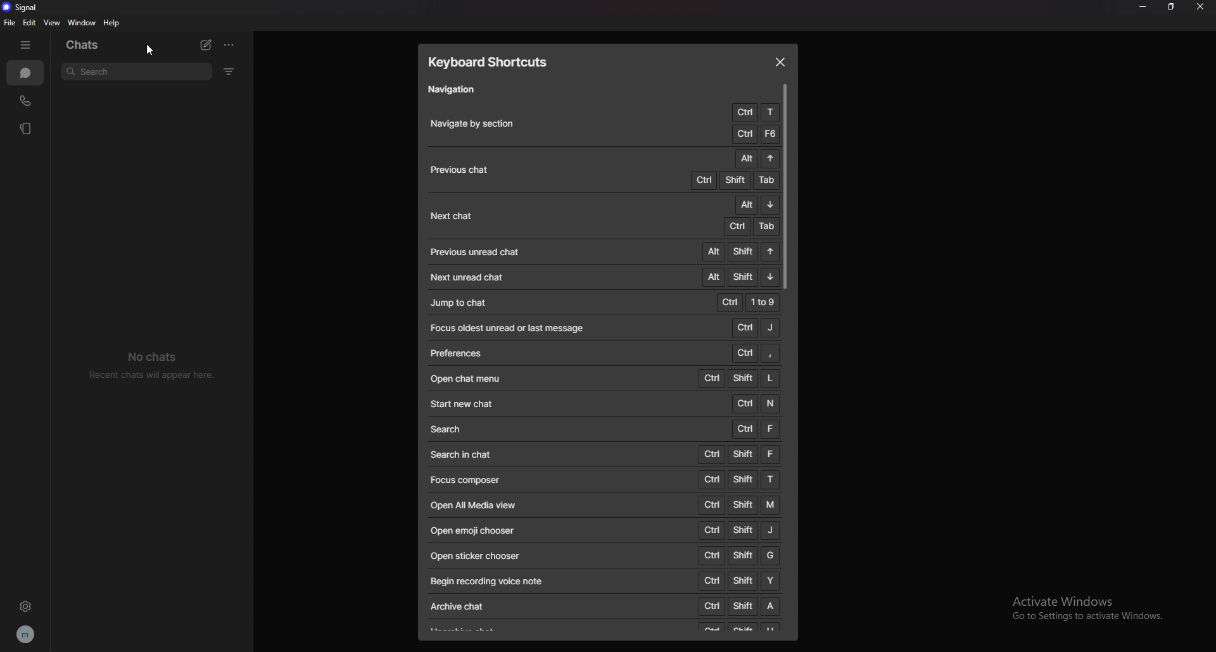 This screenshot has width=1216, height=652. Describe the element at coordinates (461, 170) in the screenshot. I see `previous chat` at that location.